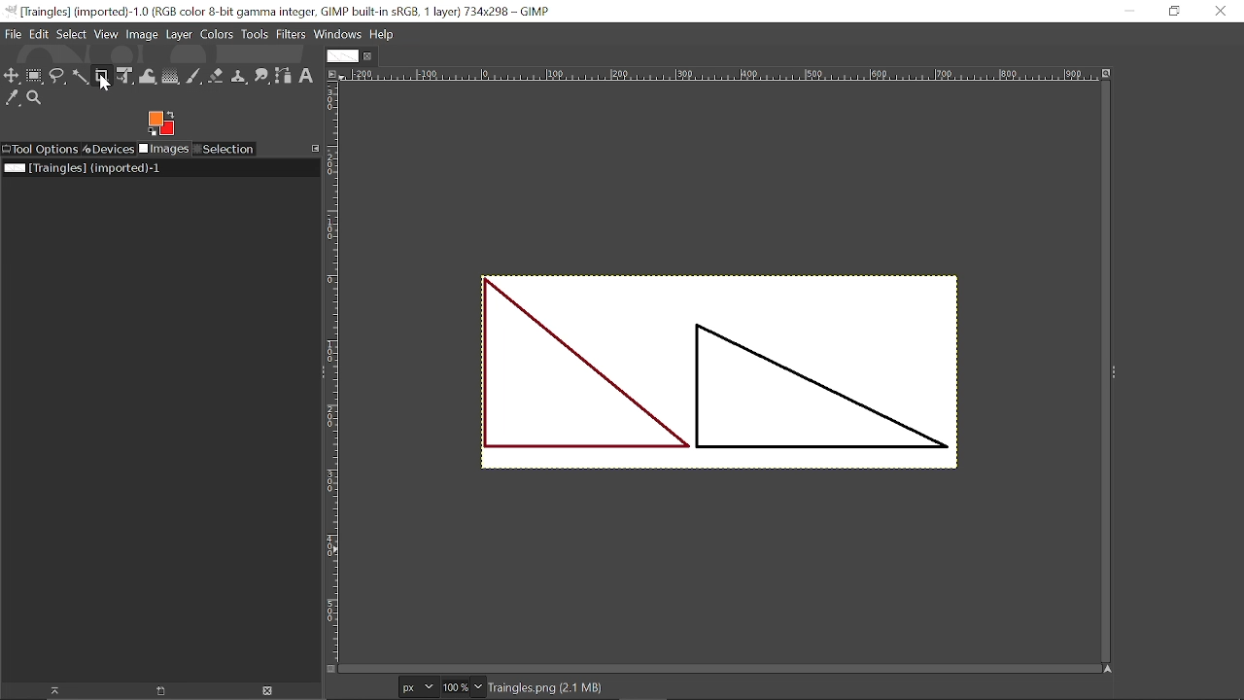 This screenshot has height=700, width=1244. Describe the element at coordinates (306, 77) in the screenshot. I see `Text tool` at that location.